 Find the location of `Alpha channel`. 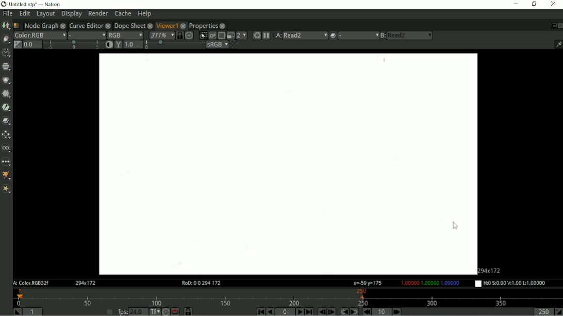

Alpha channel is located at coordinates (87, 35).